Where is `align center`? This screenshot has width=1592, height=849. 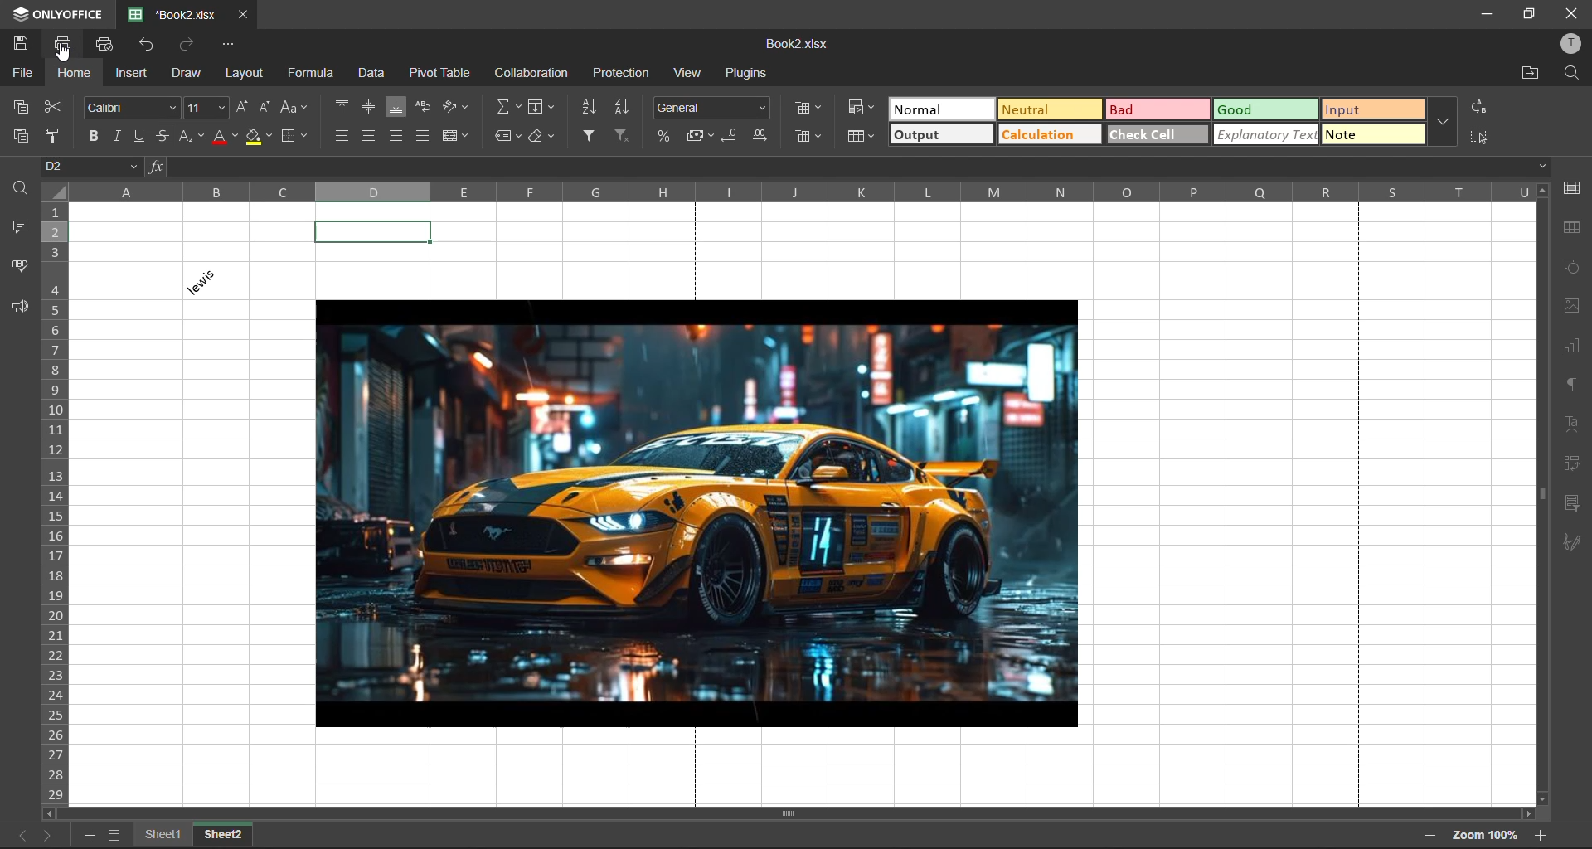 align center is located at coordinates (368, 134).